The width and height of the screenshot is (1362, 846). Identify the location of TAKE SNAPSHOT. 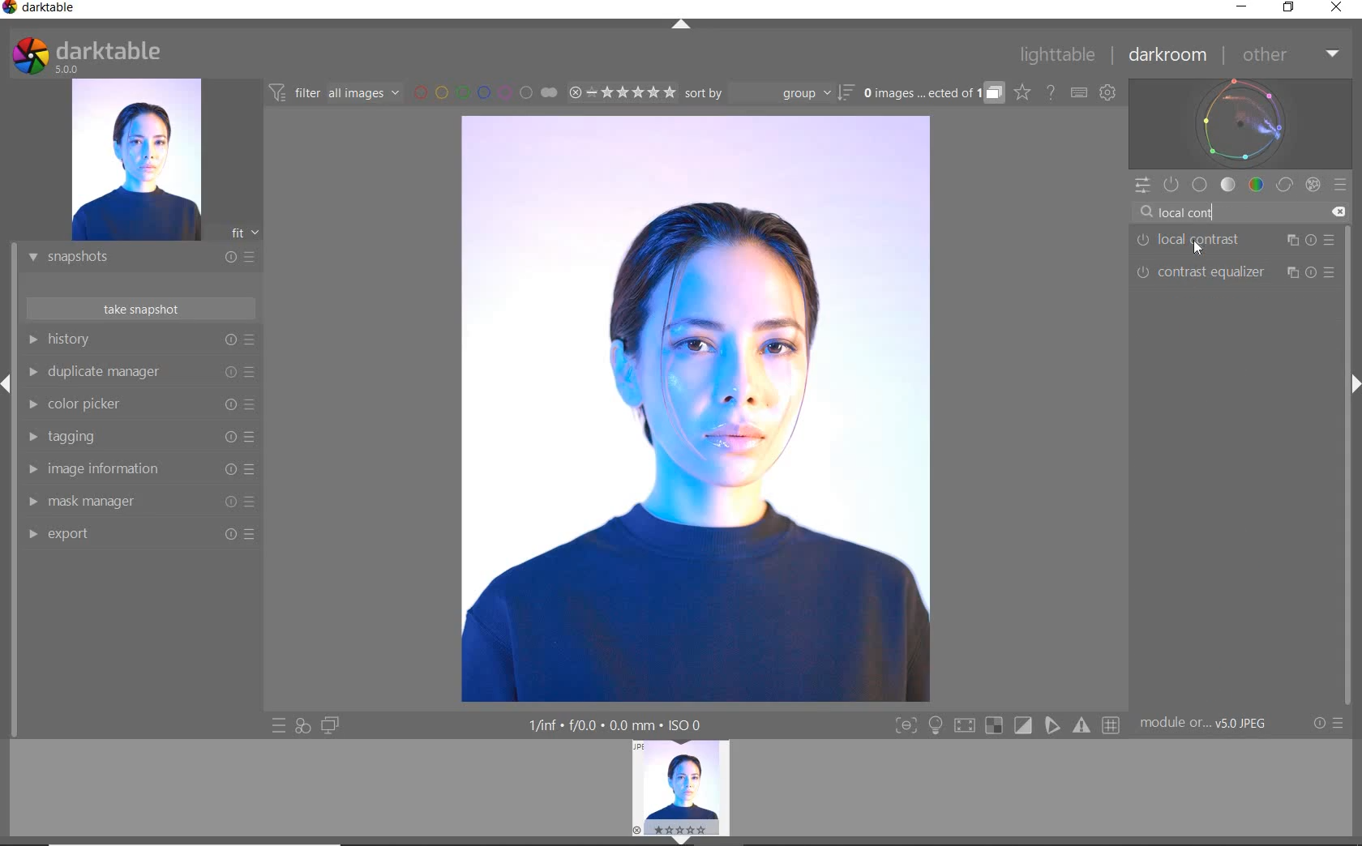
(139, 308).